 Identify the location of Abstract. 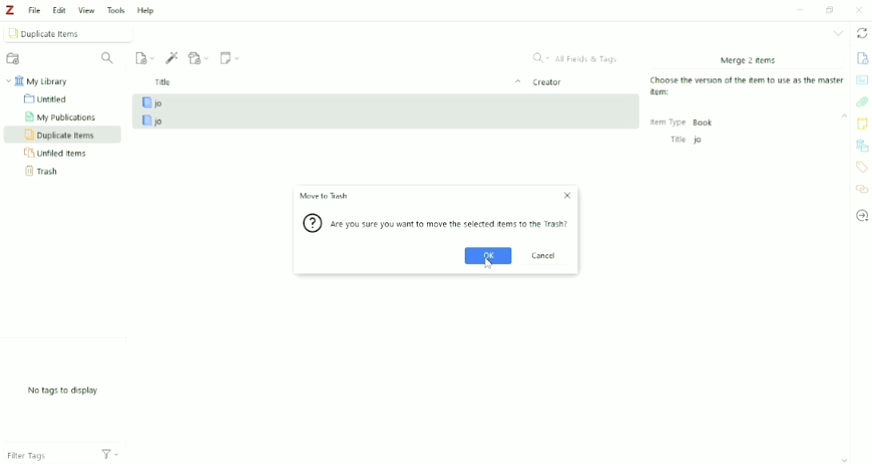
(862, 80).